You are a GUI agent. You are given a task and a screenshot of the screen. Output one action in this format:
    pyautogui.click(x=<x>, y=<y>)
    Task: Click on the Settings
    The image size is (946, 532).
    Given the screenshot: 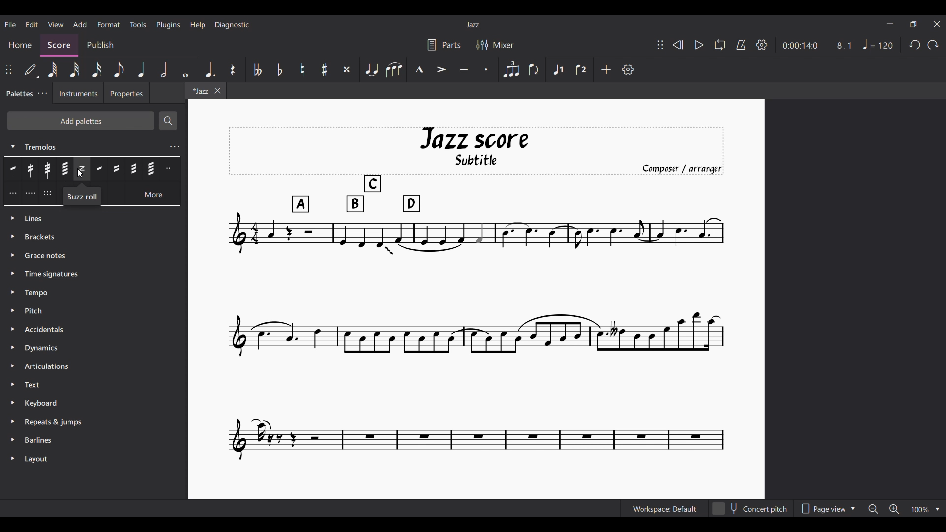 What is the action you would take?
    pyautogui.click(x=762, y=45)
    